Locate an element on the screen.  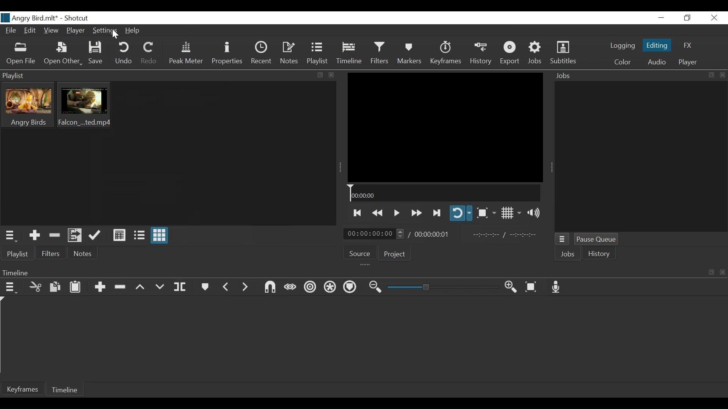
File name is located at coordinates (30, 17).